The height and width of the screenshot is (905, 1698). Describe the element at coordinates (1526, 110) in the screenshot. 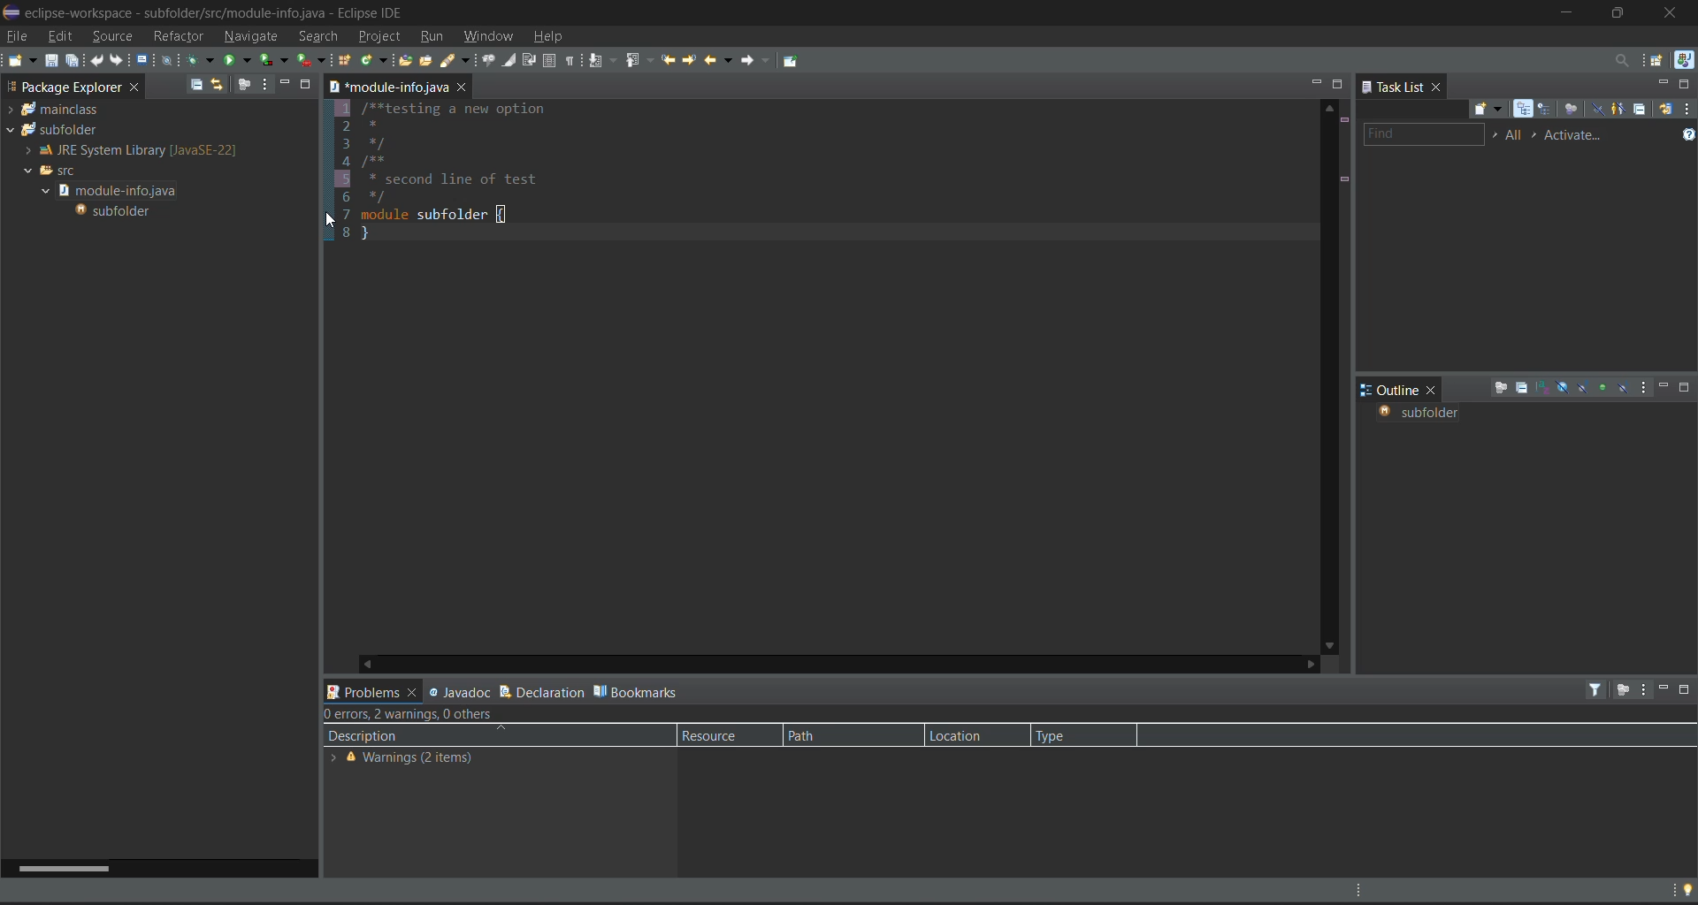

I see `categorized` at that location.